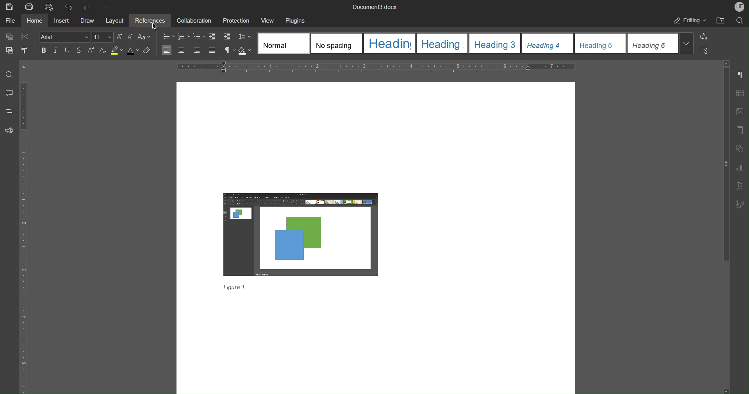 The height and width of the screenshot is (394, 749). What do you see at coordinates (103, 50) in the screenshot?
I see `Subscript` at bounding box center [103, 50].